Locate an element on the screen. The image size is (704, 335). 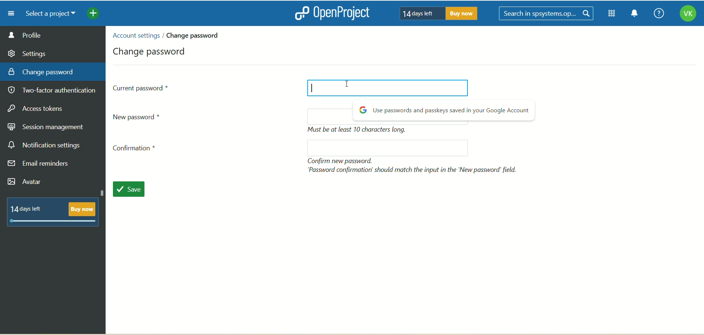
notification is located at coordinates (635, 14).